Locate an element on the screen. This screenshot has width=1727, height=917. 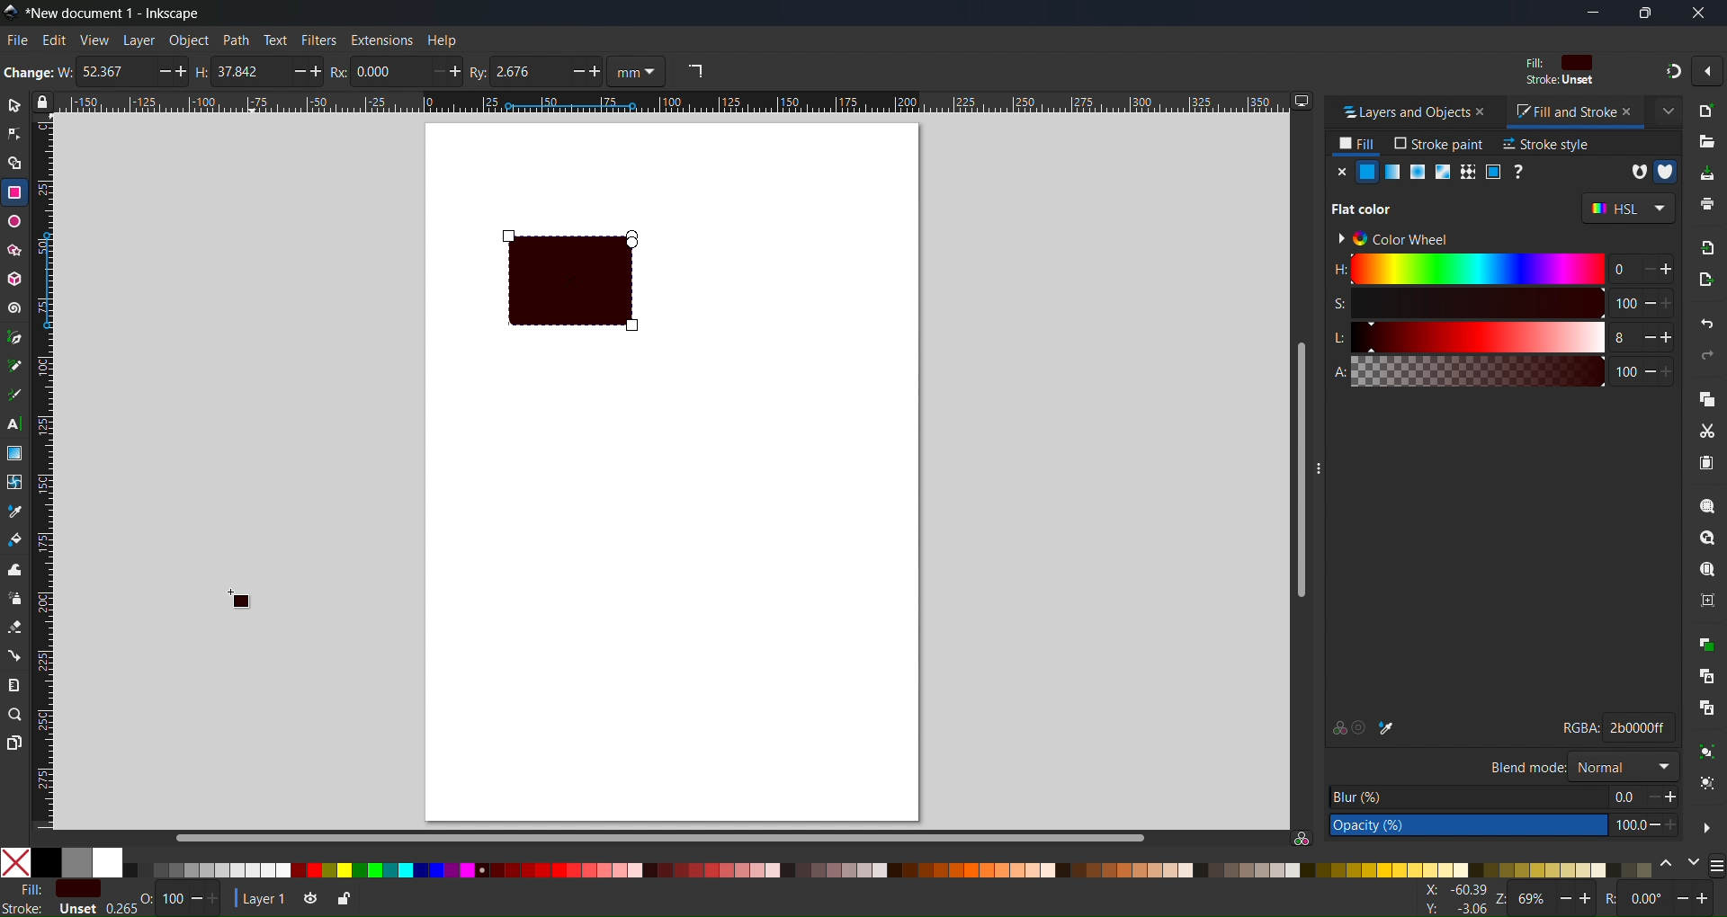
Ungroup is located at coordinates (1707, 785).